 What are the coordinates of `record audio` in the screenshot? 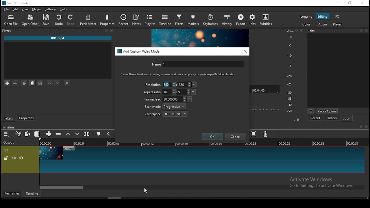 It's located at (266, 134).